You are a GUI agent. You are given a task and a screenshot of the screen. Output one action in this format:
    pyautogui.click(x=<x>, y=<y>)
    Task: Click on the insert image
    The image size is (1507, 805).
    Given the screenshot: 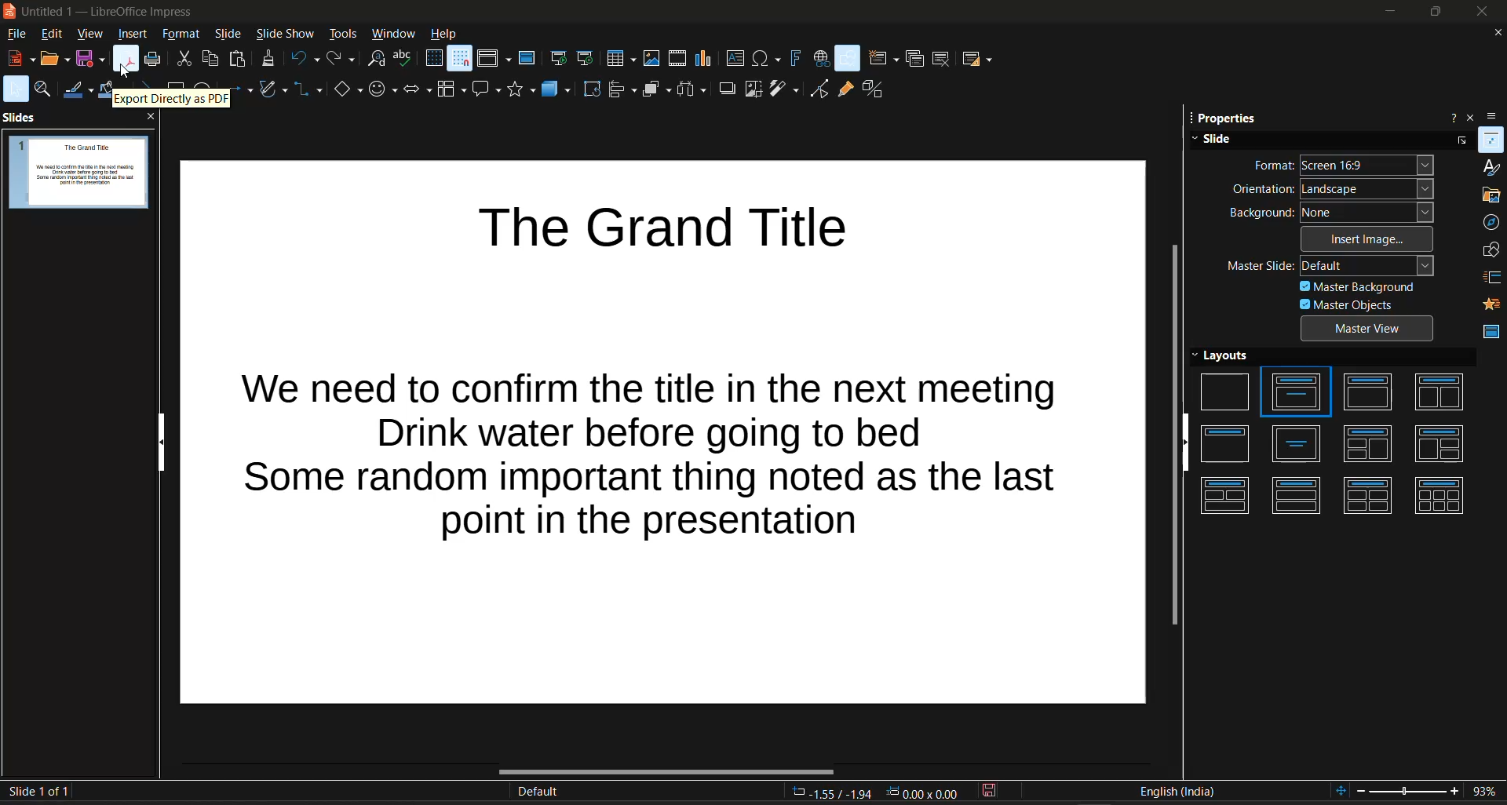 What is the action you would take?
    pyautogui.click(x=649, y=57)
    